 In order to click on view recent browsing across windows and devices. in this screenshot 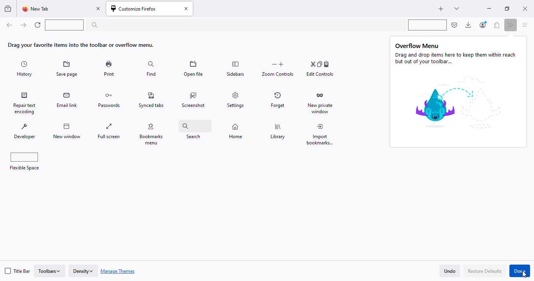, I will do `click(8, 9)`.